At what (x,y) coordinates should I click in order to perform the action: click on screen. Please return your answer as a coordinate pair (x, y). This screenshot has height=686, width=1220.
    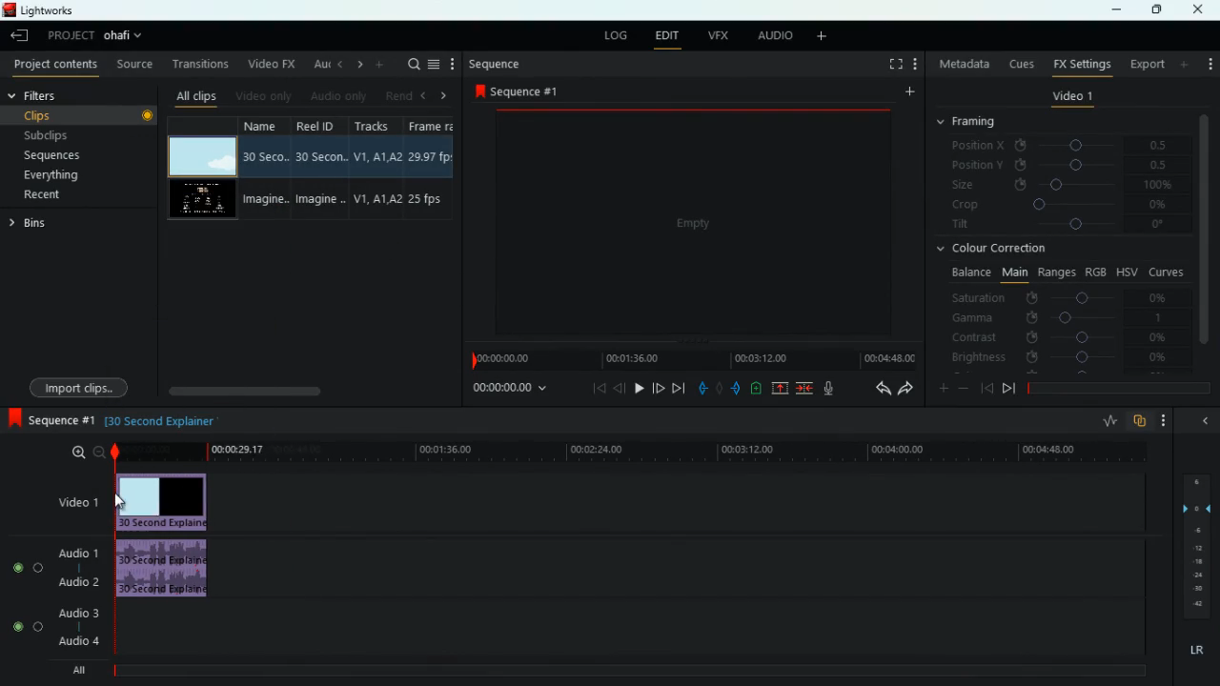
    Looking at the image, I should click on (201, 200).